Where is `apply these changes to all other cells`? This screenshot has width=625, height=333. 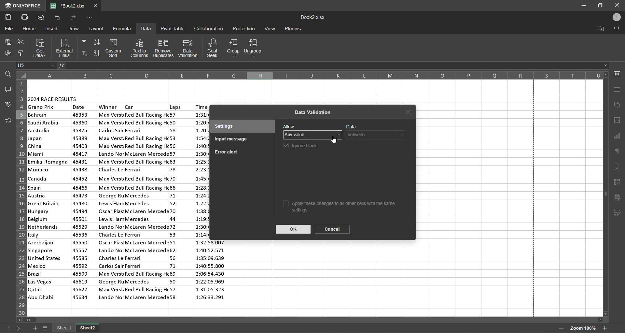
apply these changes to all other cells is located at coordinates (347, 208).